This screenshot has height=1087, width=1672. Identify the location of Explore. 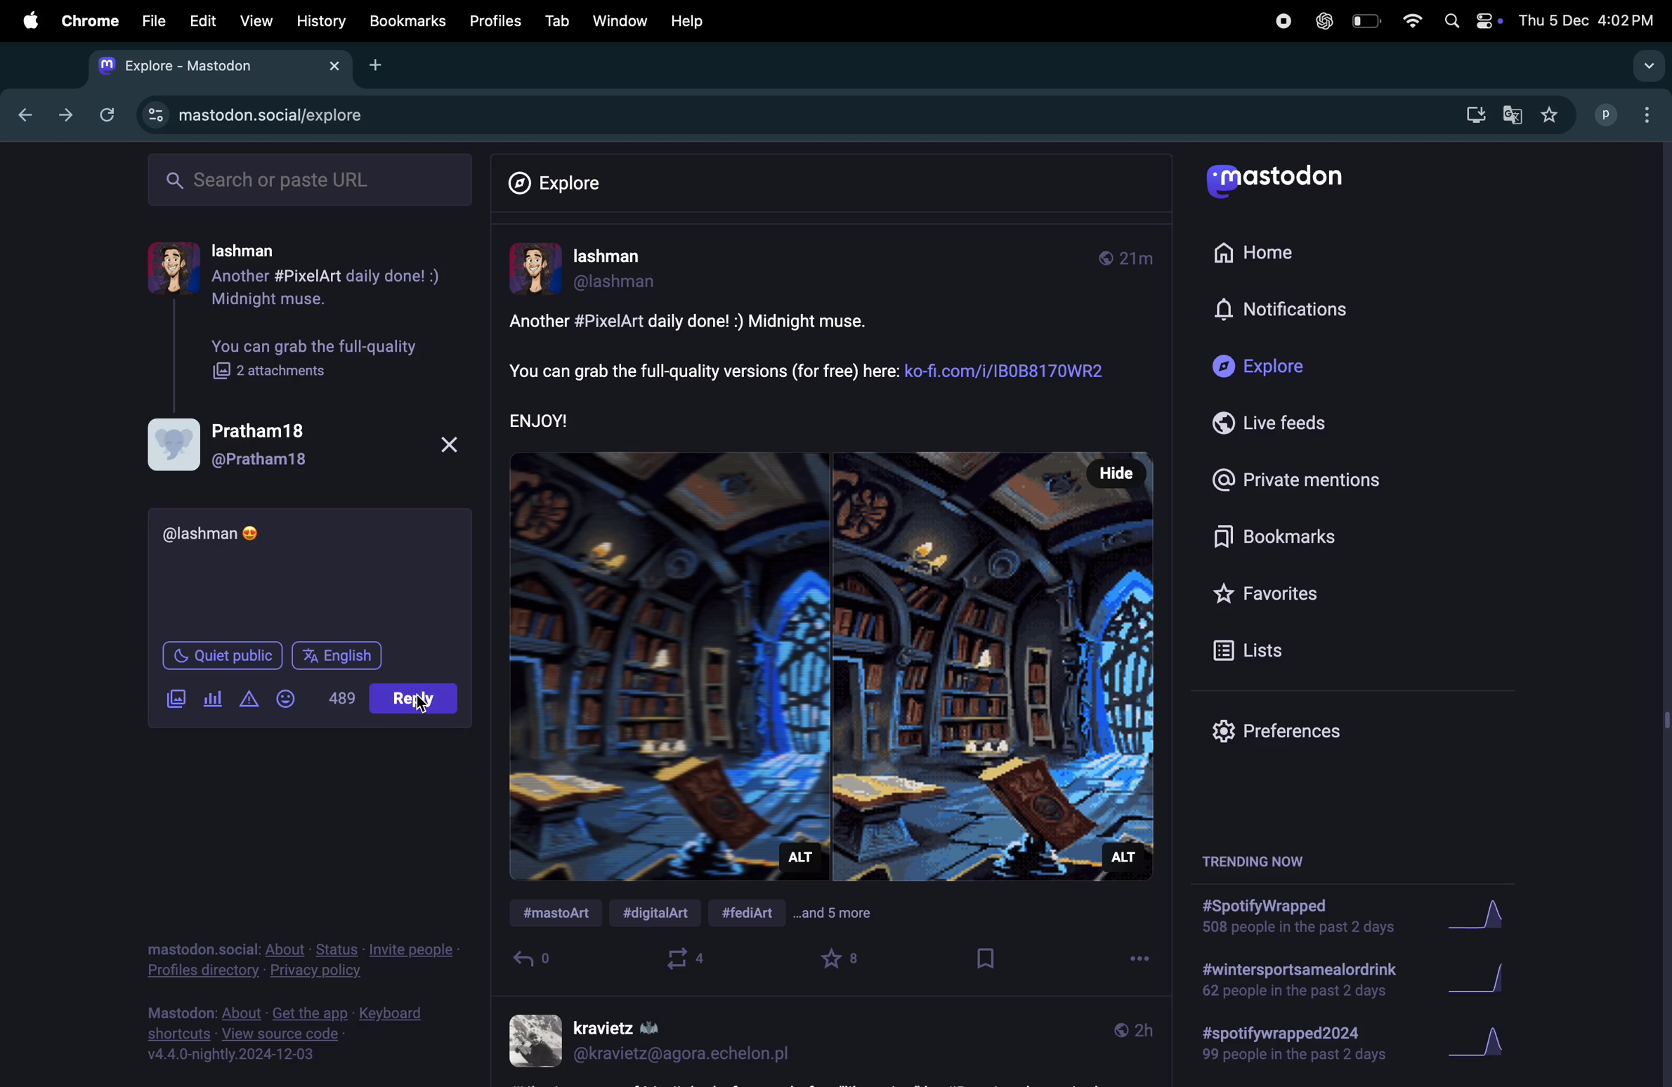
(555, 178).